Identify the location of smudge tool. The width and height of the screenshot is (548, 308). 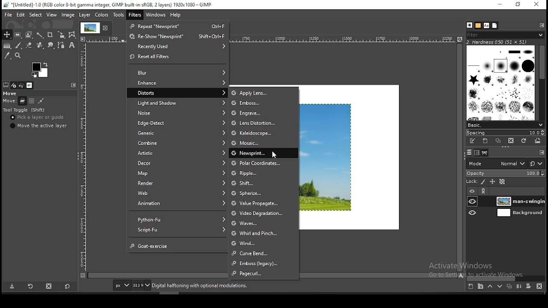
(51, 45).